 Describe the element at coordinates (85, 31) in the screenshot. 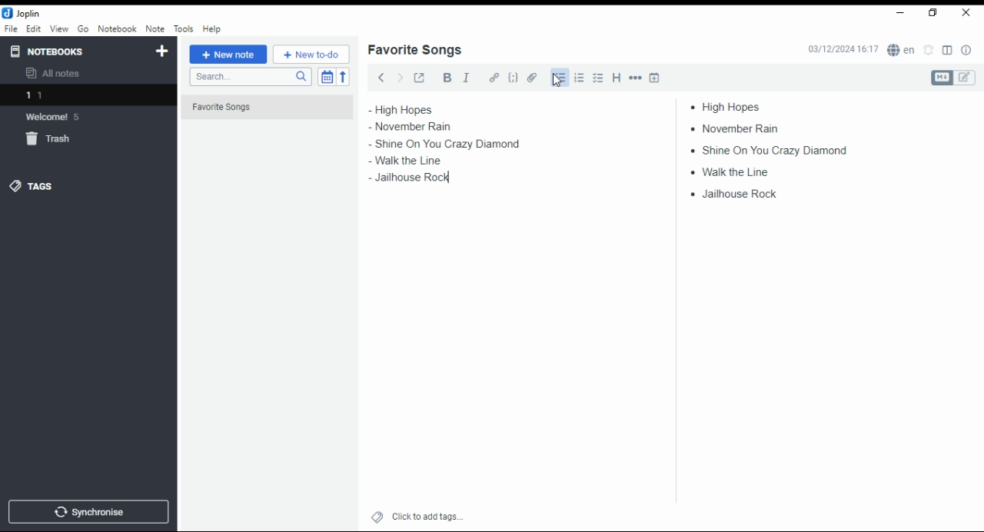

I see `go` at that location.